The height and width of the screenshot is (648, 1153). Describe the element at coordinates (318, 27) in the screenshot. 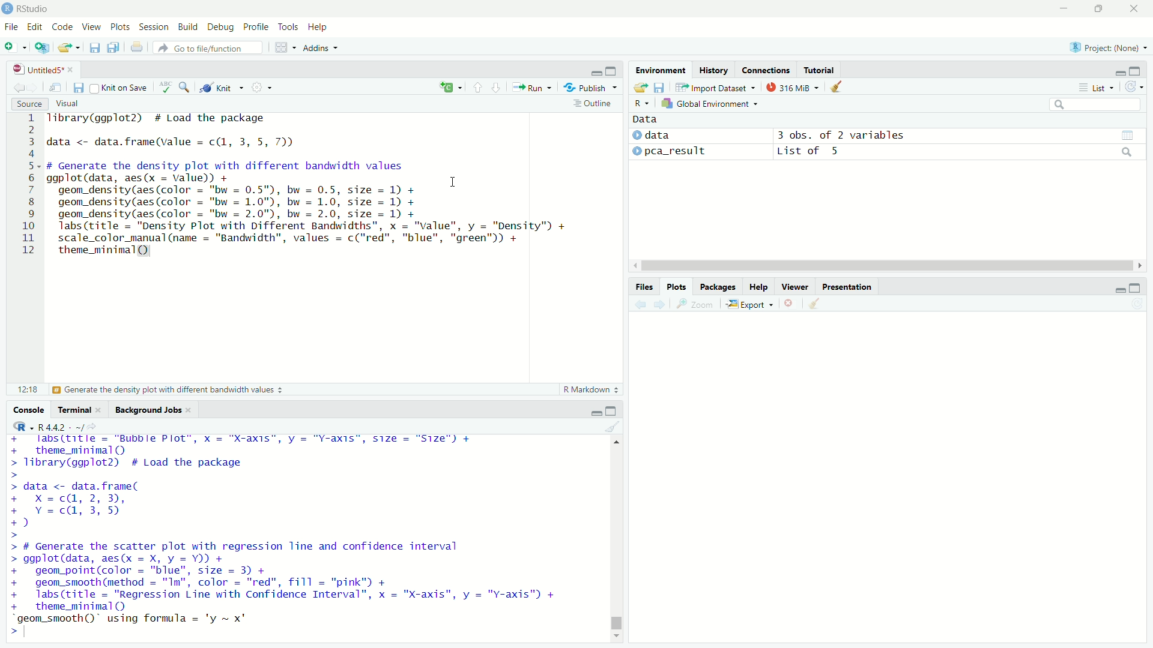

I see `Help` at that location.